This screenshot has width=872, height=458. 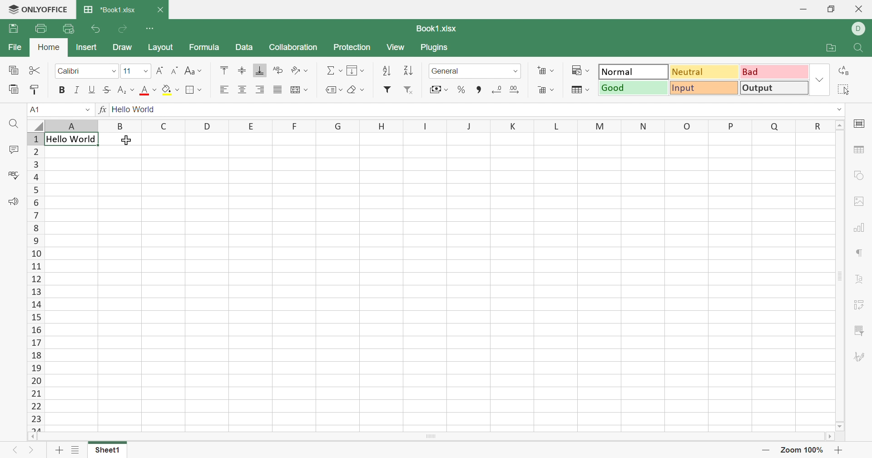 What do you see at coordinates (857, 356) in the screenshot?
I see `Signature settings` at bounding box center [857, 356].